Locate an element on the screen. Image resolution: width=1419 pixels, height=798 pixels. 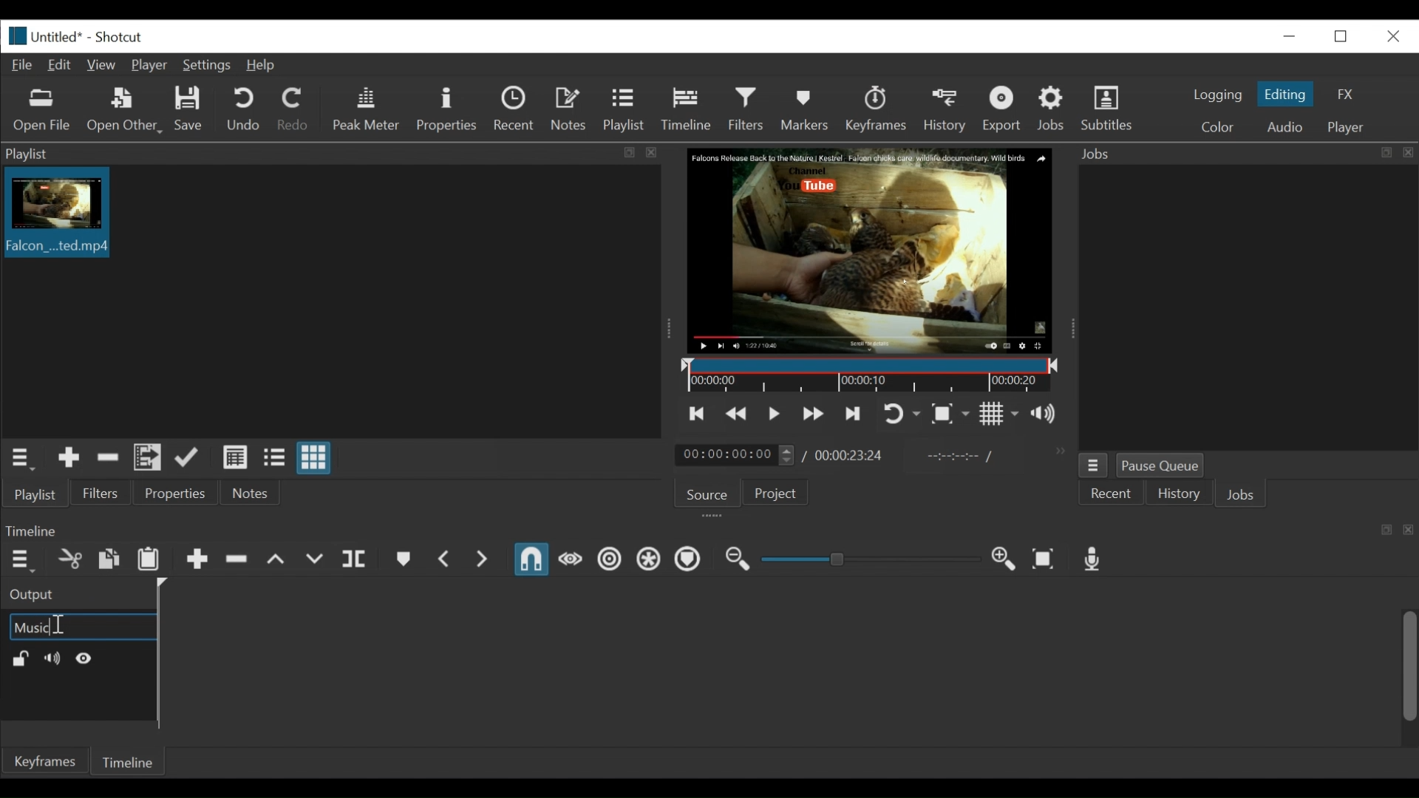
Filters is located at coordinates (105, 494).